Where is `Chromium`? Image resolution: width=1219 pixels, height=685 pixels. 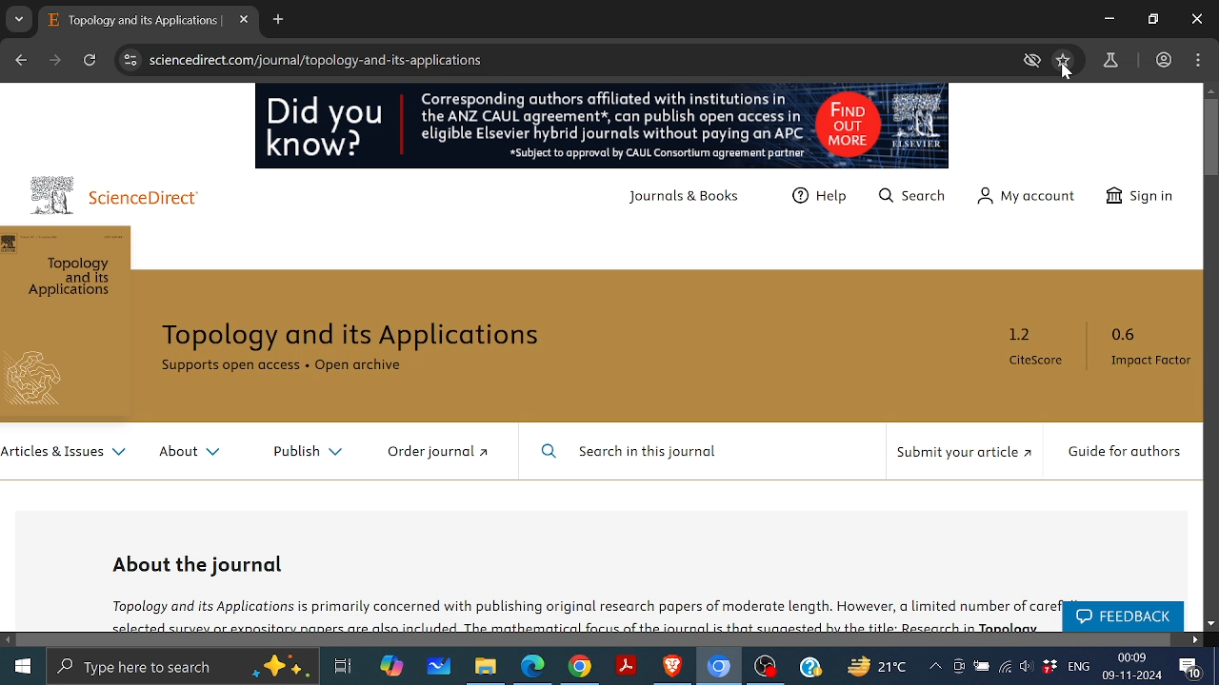
Chromium is located at coordinates (719, 667).